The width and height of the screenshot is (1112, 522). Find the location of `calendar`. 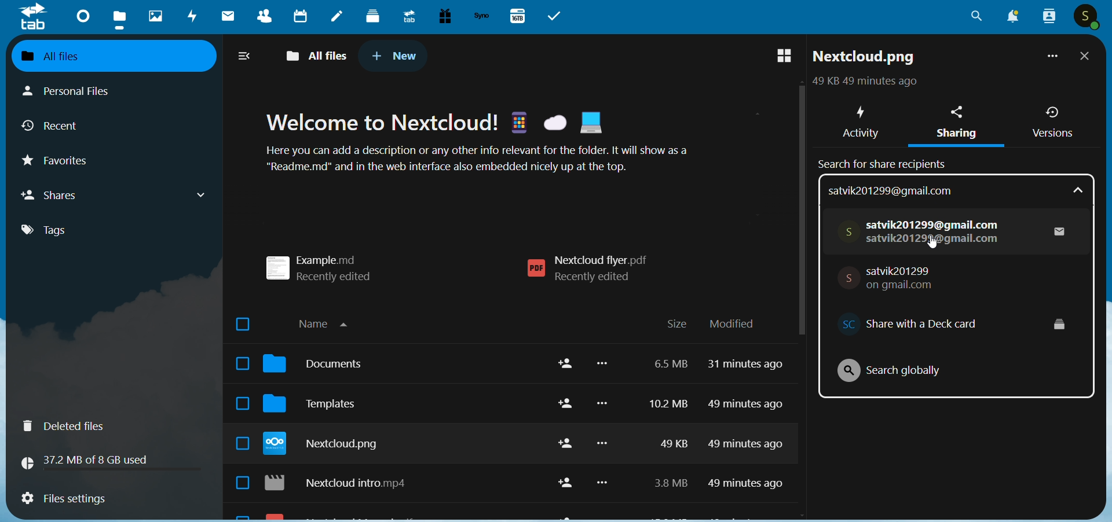

calendar is located at coordinates (299, 18).